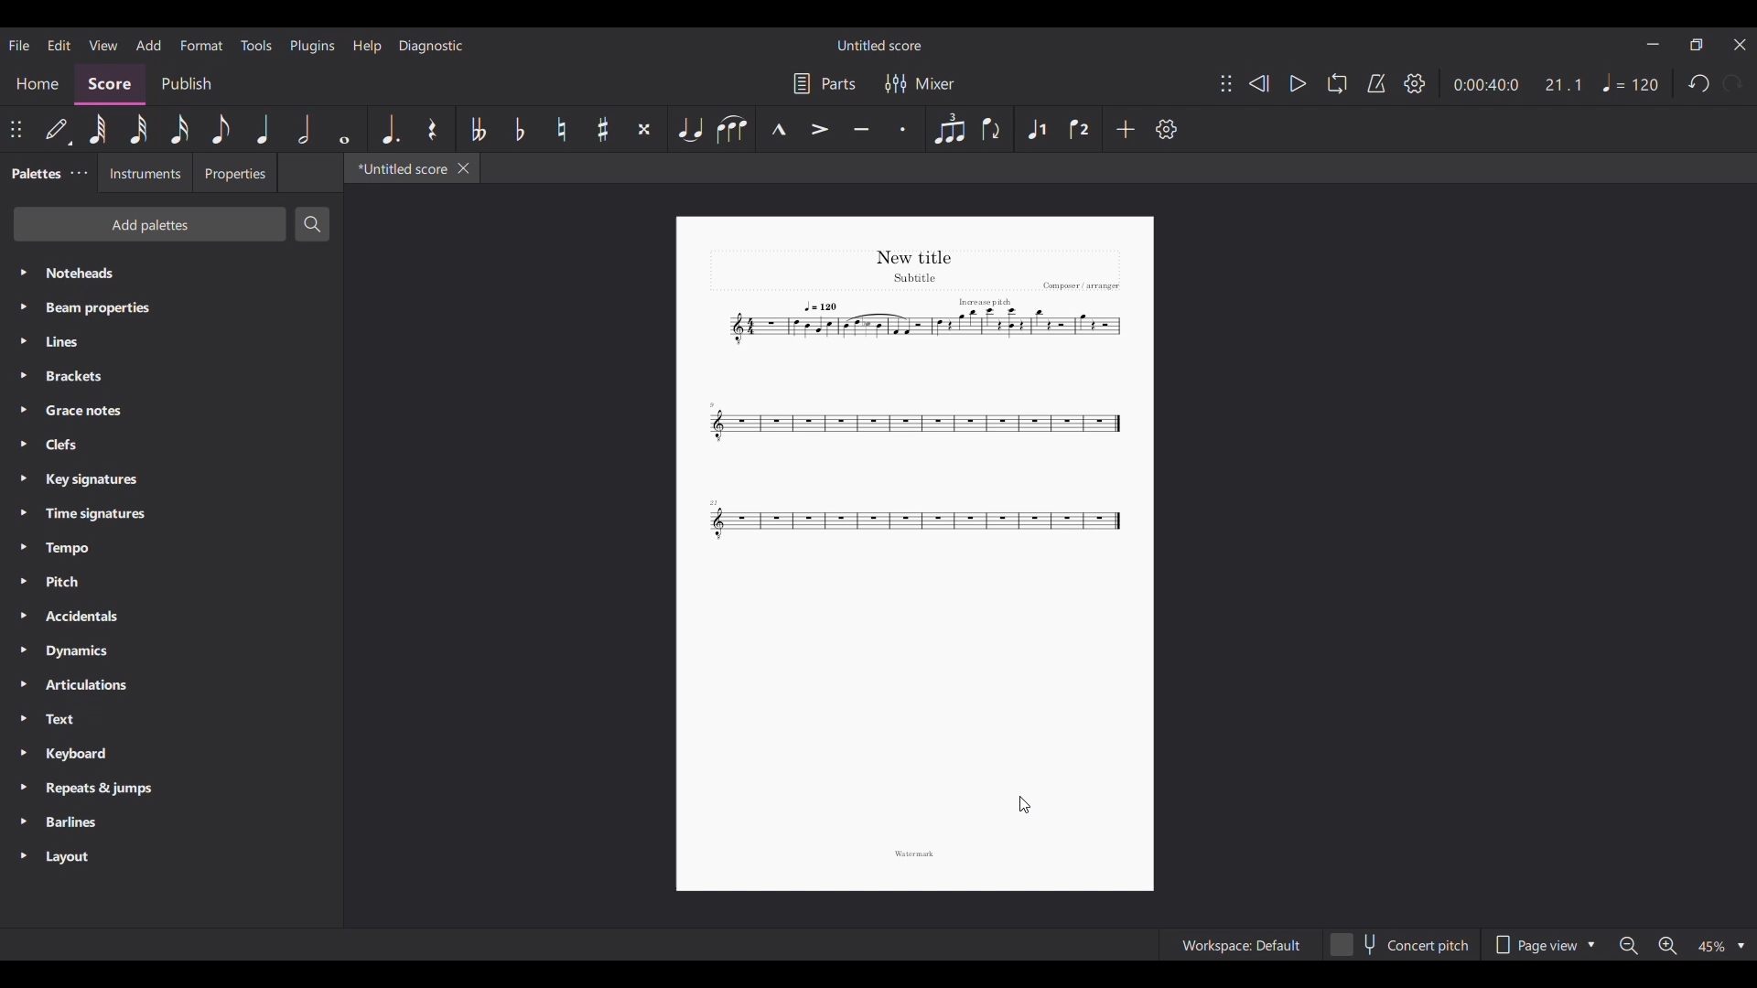 The height and width of the screenshot is (988, 1757). I want to click on Augmentation dot, so click(390, 129).